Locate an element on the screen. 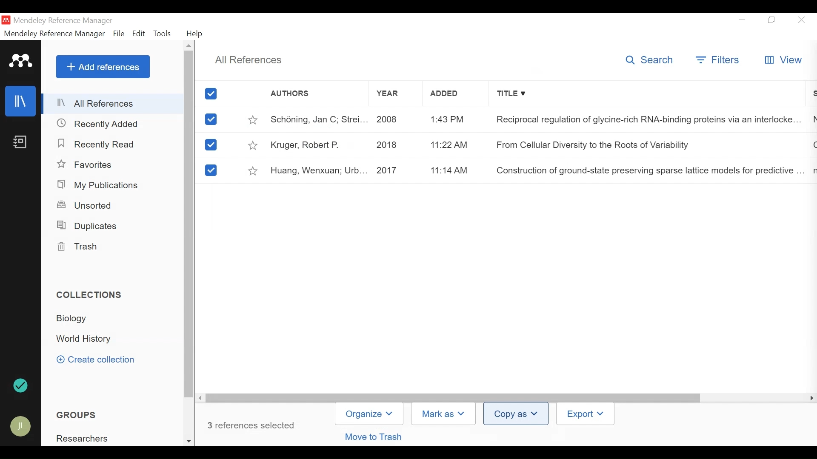 The image size is (817, 459). minimize is located at coordinates (742, 20).